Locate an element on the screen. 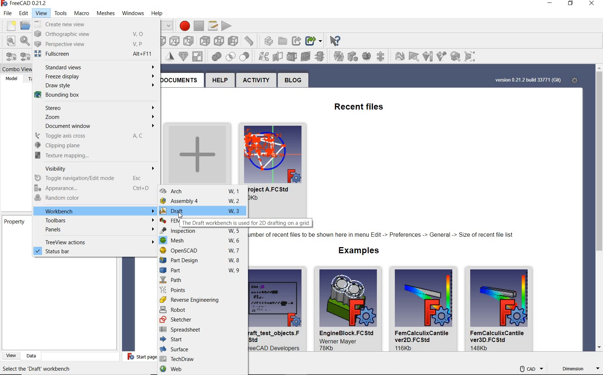  help is located at coordinates (219, 81).